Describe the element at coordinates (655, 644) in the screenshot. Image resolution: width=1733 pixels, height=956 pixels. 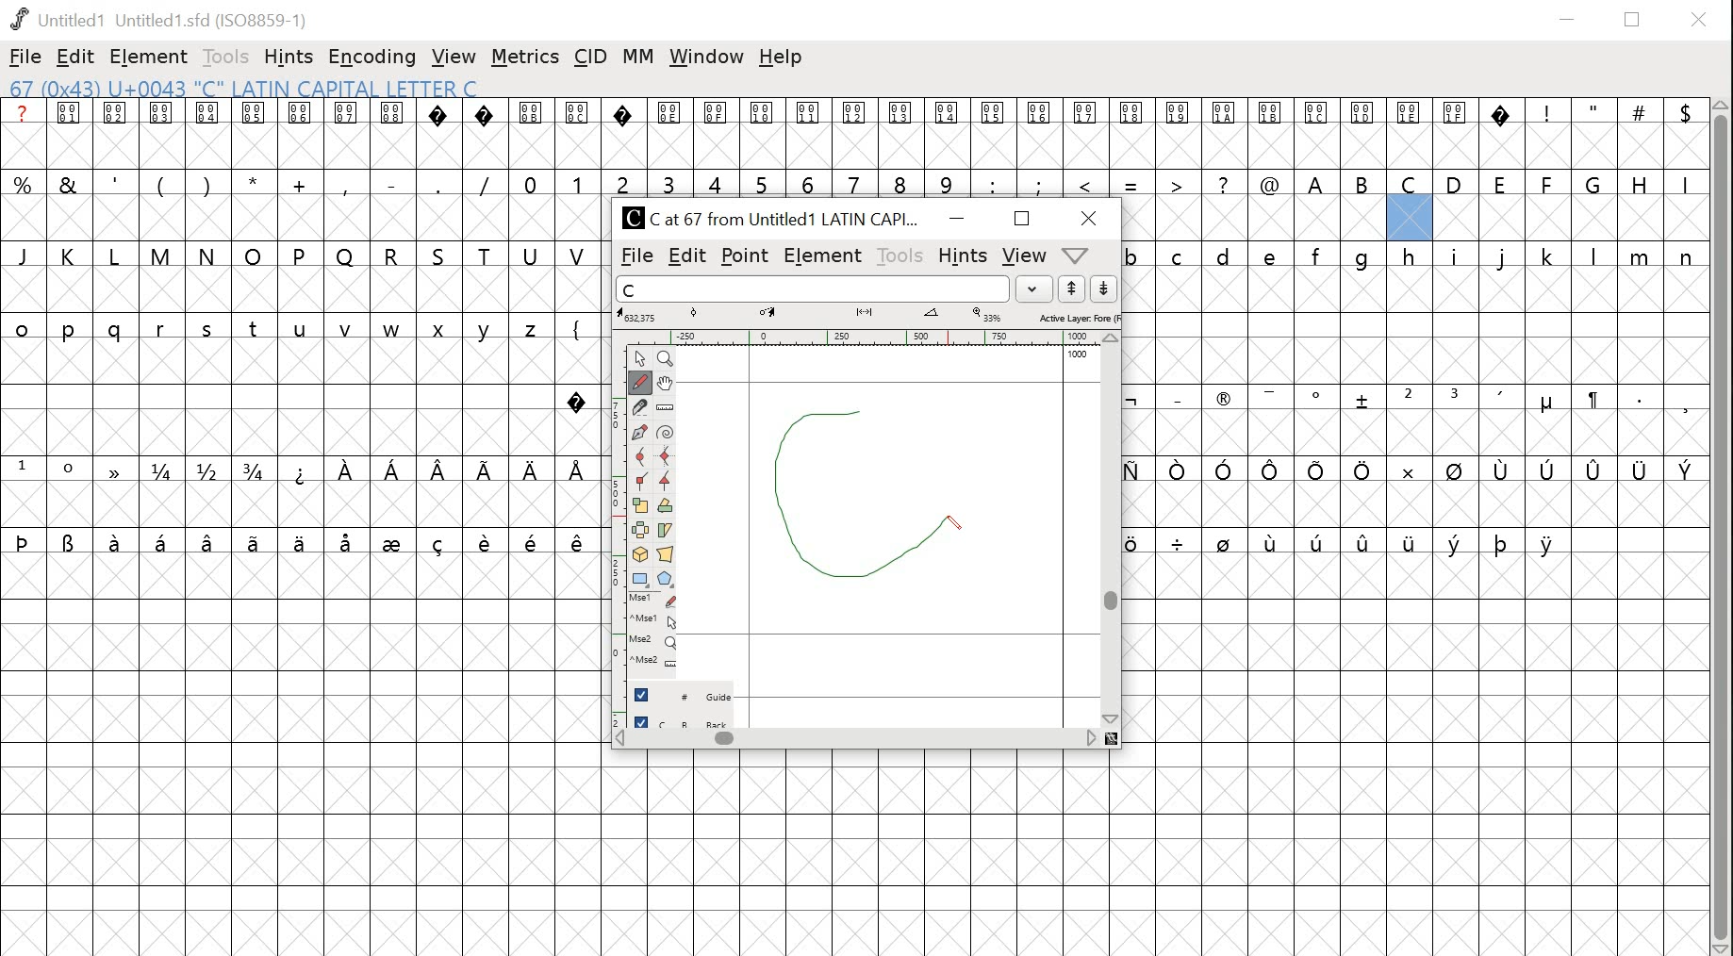
I see `mouse wheel` at that location.